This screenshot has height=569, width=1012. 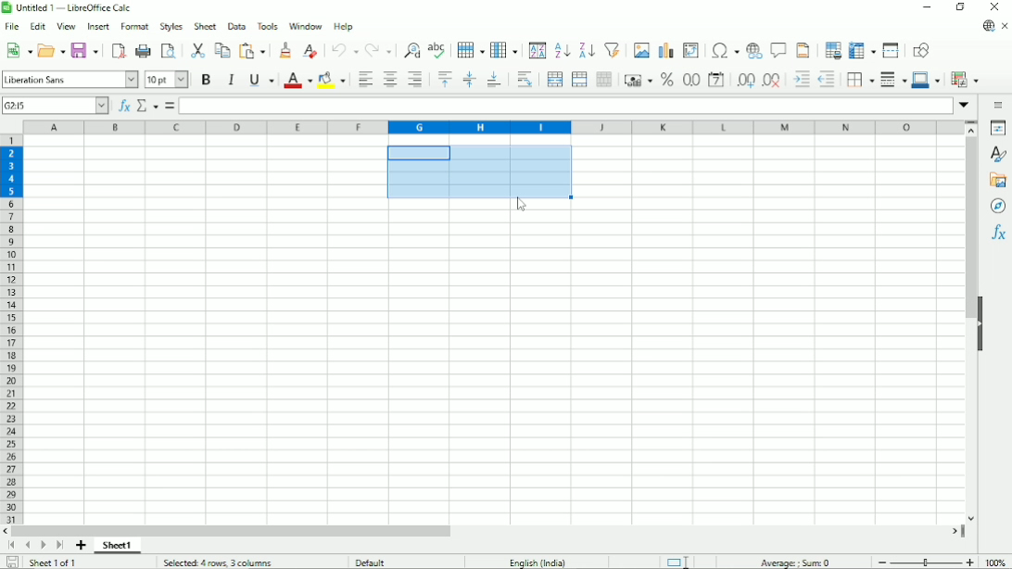 What do you see at coordinates (343, 50) in the screenshot?
I see `undo` at bounding box center [343, 50].